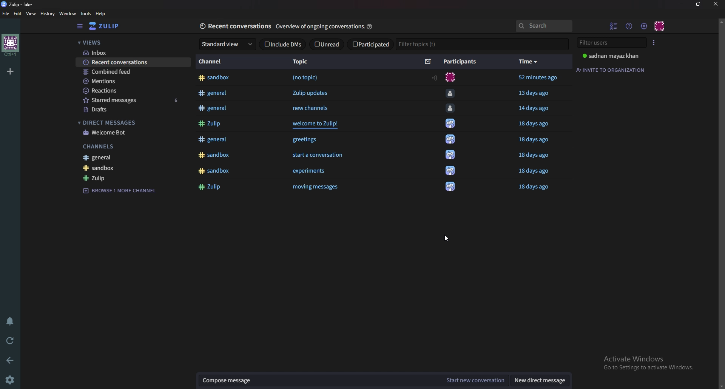 This screenshot has height=389, width=725. Describe the element at coordinates (534, 157) in the screenshot. I see `18 days ago` at that location.